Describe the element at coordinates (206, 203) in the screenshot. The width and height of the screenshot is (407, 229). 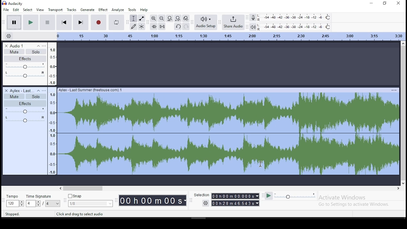
I see `settings` at that location.